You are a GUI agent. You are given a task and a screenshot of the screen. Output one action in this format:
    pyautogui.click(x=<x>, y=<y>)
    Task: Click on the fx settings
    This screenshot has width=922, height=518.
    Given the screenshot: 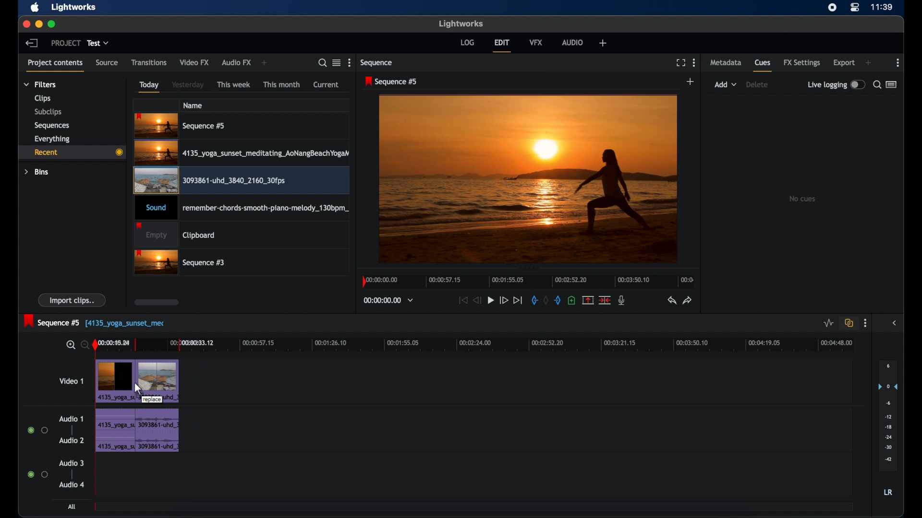 What is the action you would take?
    pyautogui.click(x=803, y=63)
    